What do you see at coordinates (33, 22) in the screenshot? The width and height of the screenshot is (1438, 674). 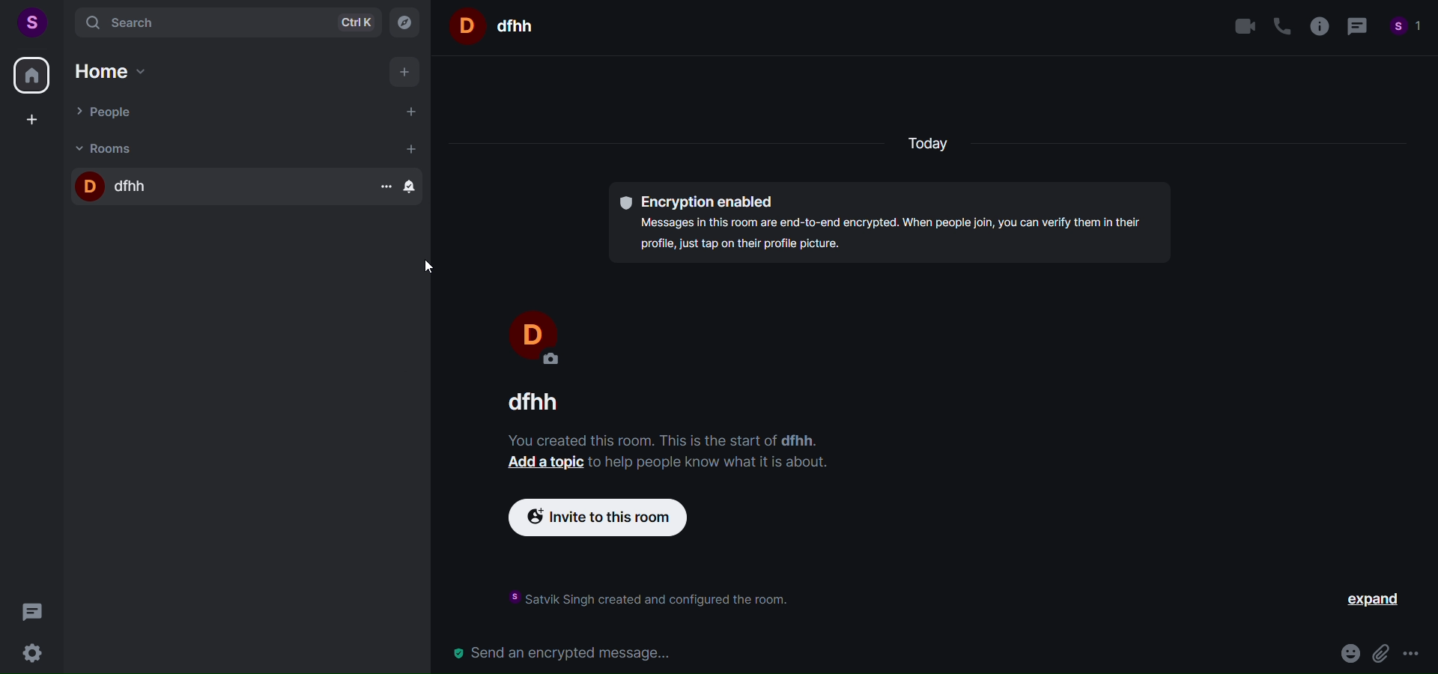 I see `user` at bounding box center [33, 22].